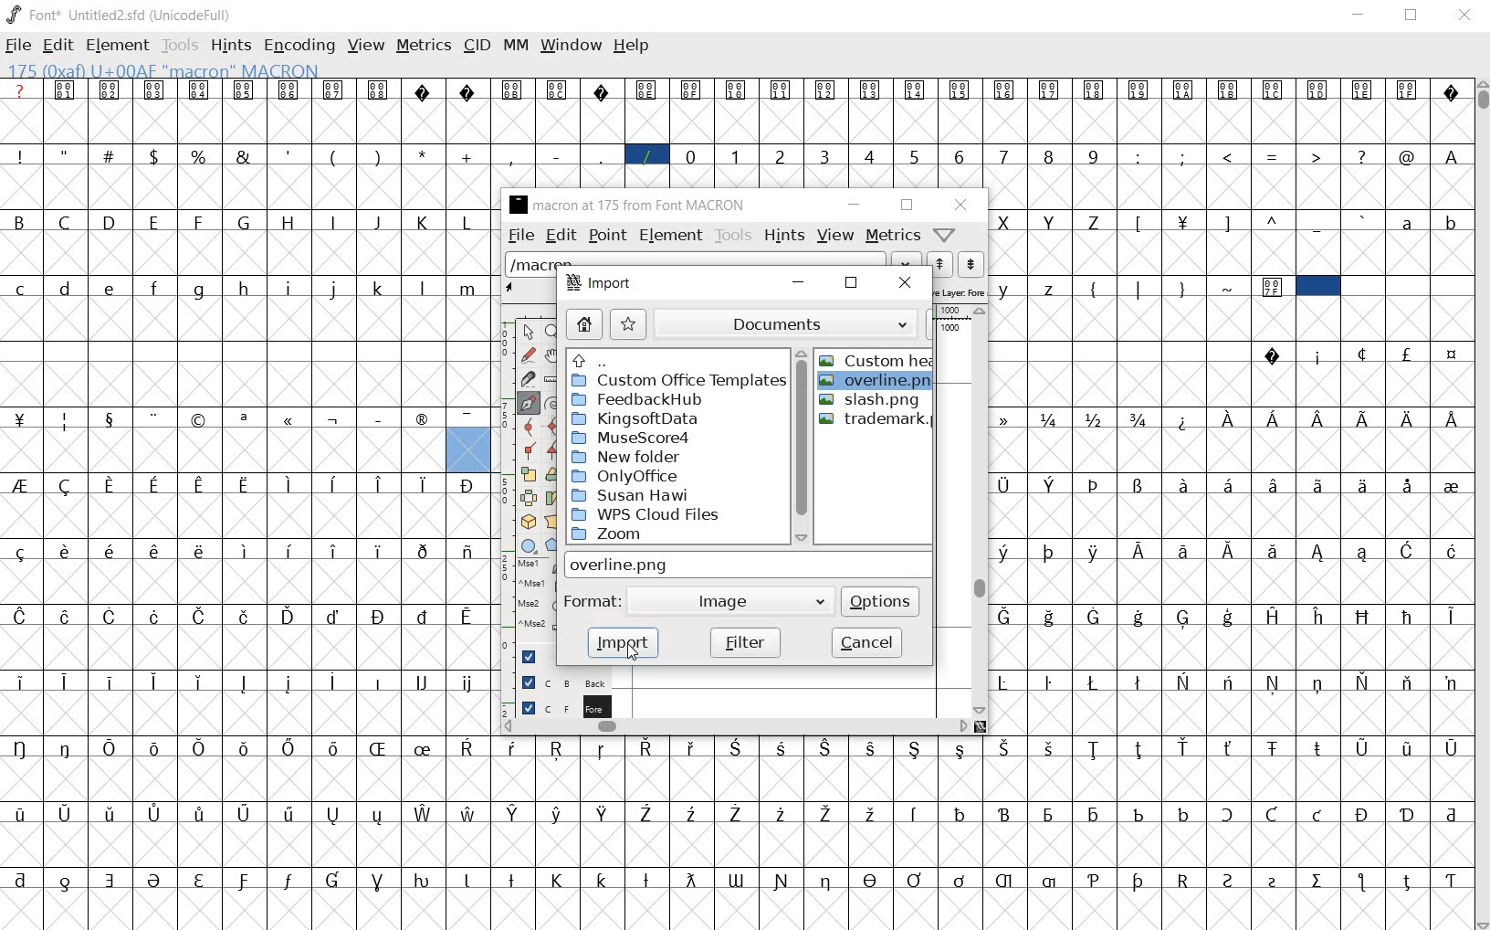 Image resolution: width=1490 pixels, height=930 pixels. What do you see at coordinates (334, 681) in the screenshot?
I see `Symbol` at bounding box center [334, 681].